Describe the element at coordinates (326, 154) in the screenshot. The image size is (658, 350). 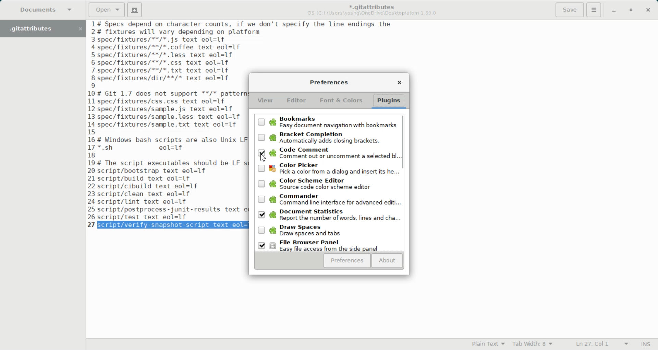
I see `code comment: comment out or uncomment a selected b..` at that location.